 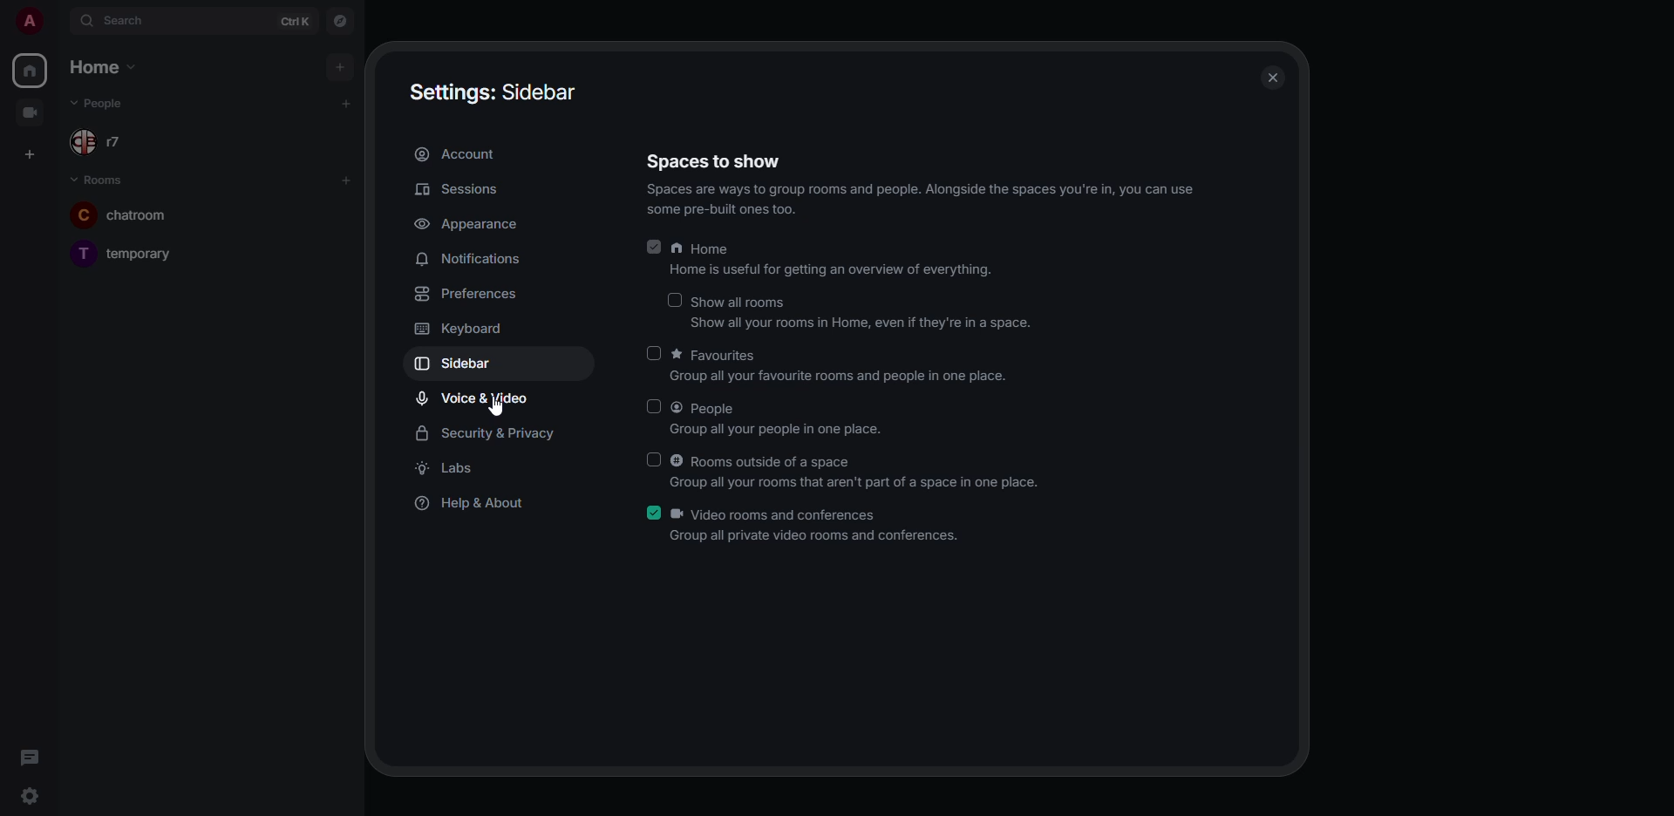 What do you see at coordinates (473, 258) in the screenshot?
I see `notifications` at bounding box center [473, 258].